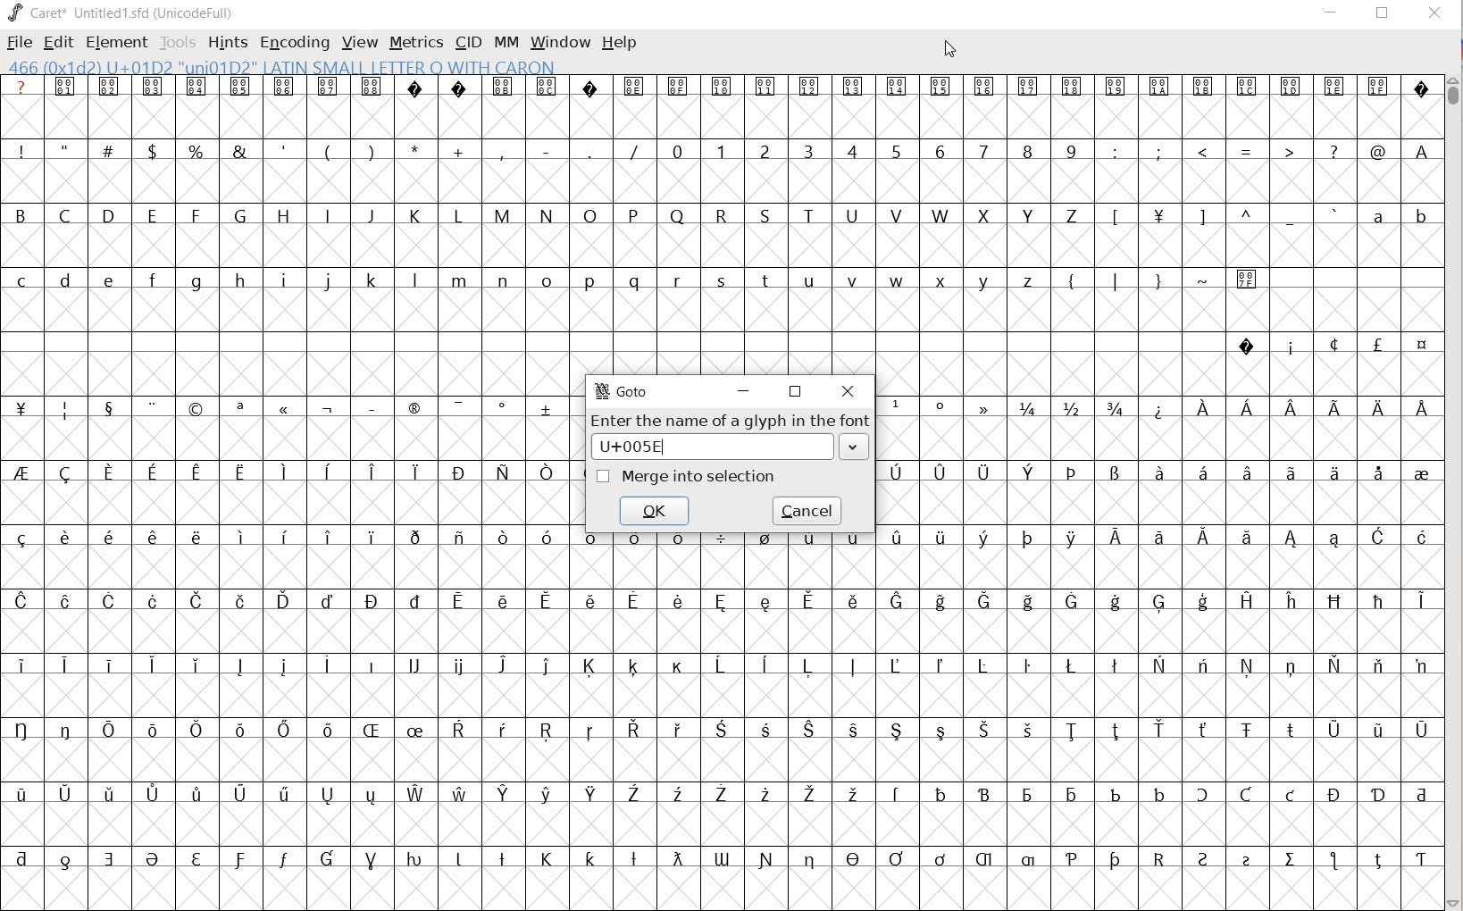  What do you see at coordinates (656, 512) in the screenshot?
I see `ok` at bounding box center [656, 512].